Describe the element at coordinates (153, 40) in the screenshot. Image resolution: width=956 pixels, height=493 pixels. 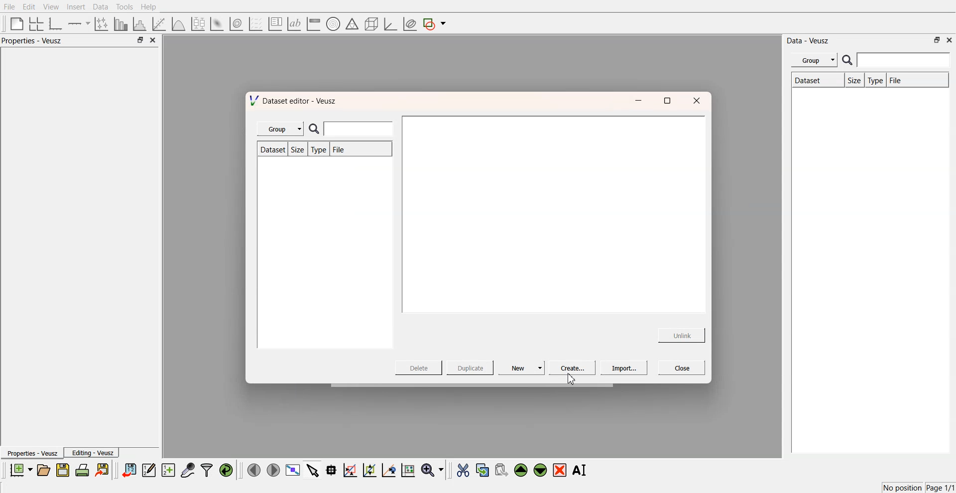
I see `close` at that location.